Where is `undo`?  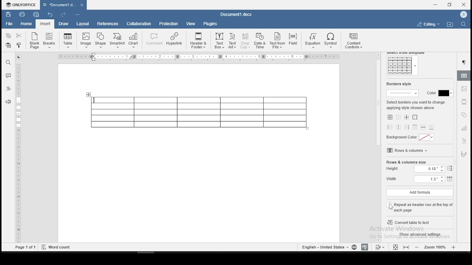 undo is located at coordinates (51, 15).